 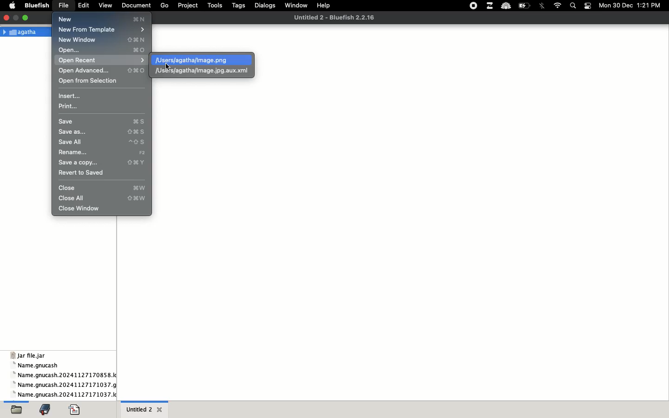 What do you see at coordinates (101, 70) in the screenshot?
I see `open advanced` at bounding box center [101, 70].